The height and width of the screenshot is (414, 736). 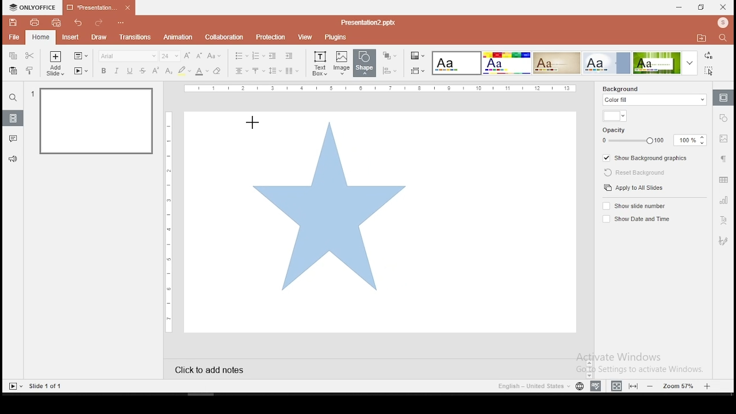 I want to click on show date and time, so click(x=635, y=219).